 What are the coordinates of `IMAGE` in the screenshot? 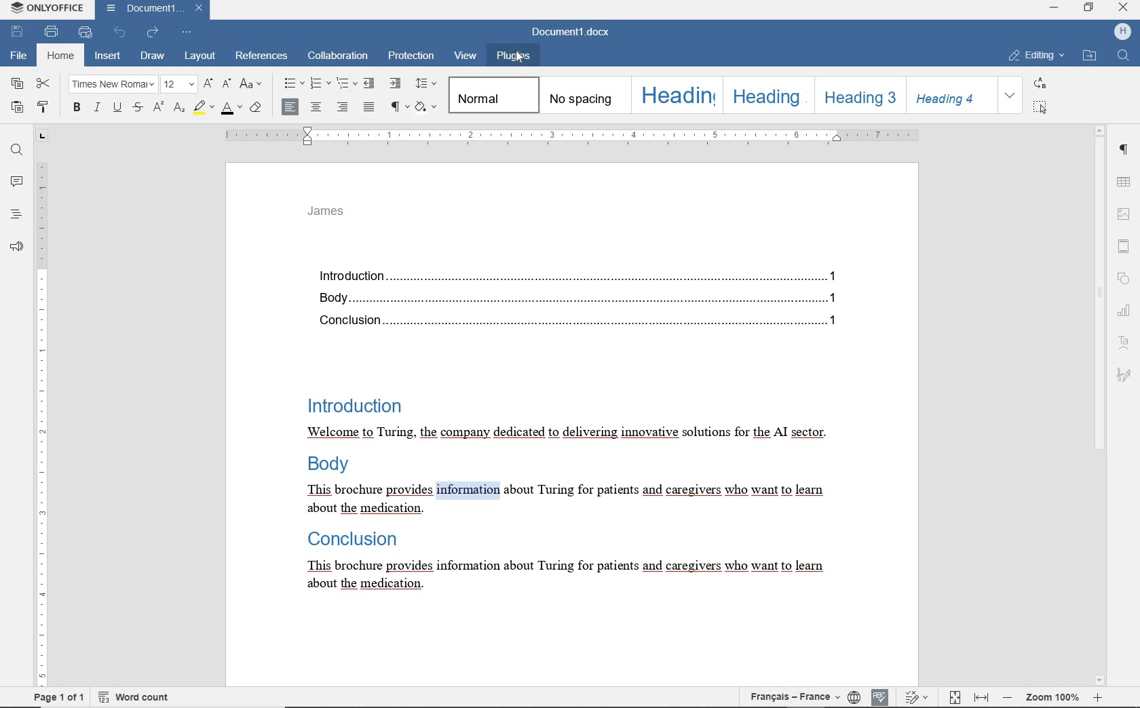 It's located at (1125, 214).